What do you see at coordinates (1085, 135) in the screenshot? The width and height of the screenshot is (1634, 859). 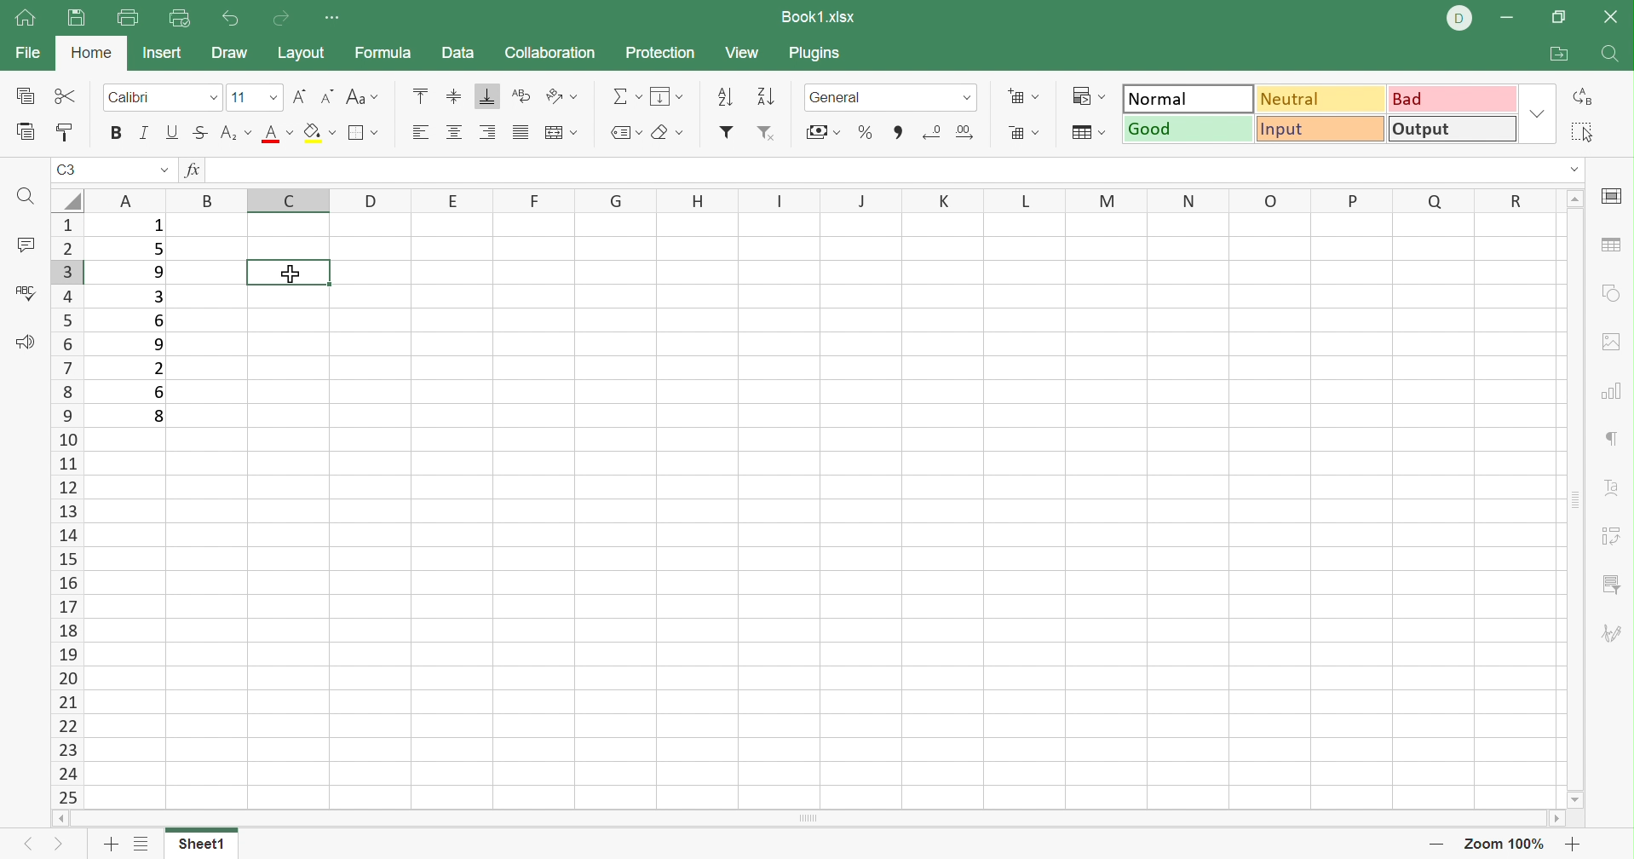 I see `Format as table template` at bounding box center [1085, 135].